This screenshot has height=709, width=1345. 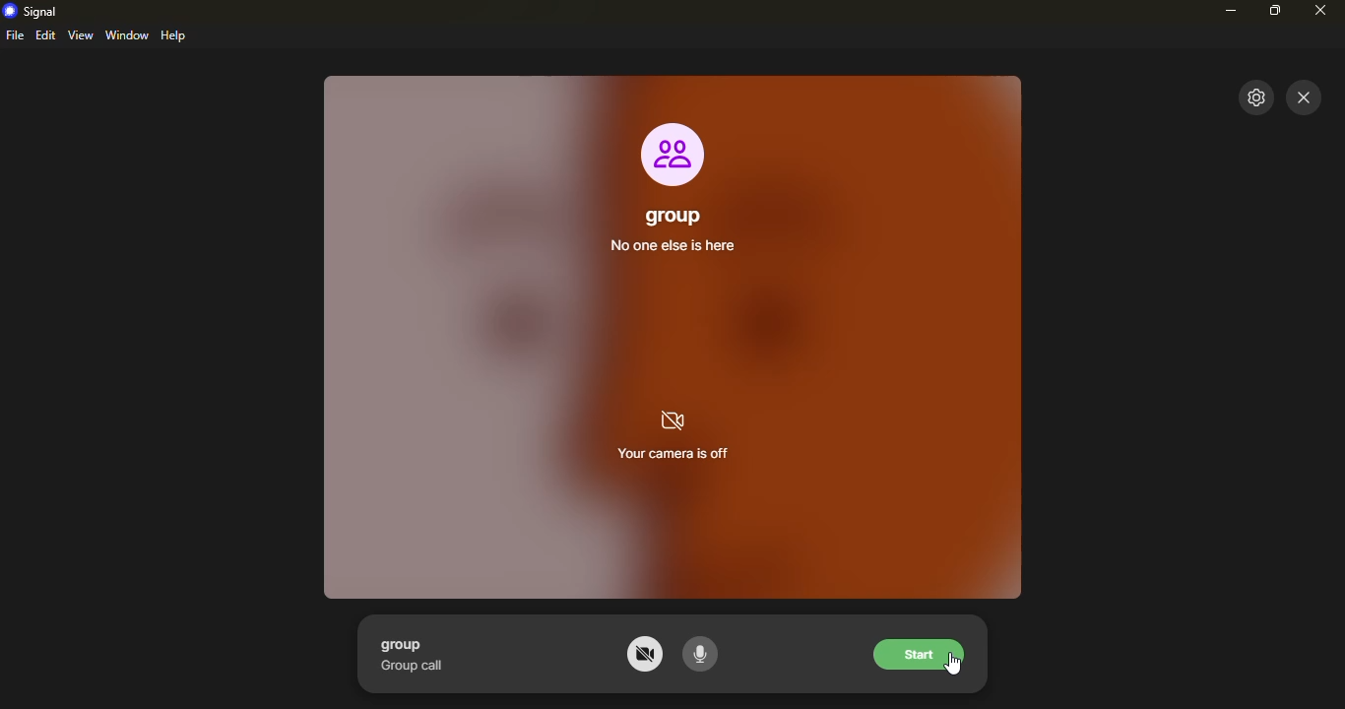 What do you see at coordinates (1307, 98) in the screenshot?
I see `close` at bounding box center [1307, 98].